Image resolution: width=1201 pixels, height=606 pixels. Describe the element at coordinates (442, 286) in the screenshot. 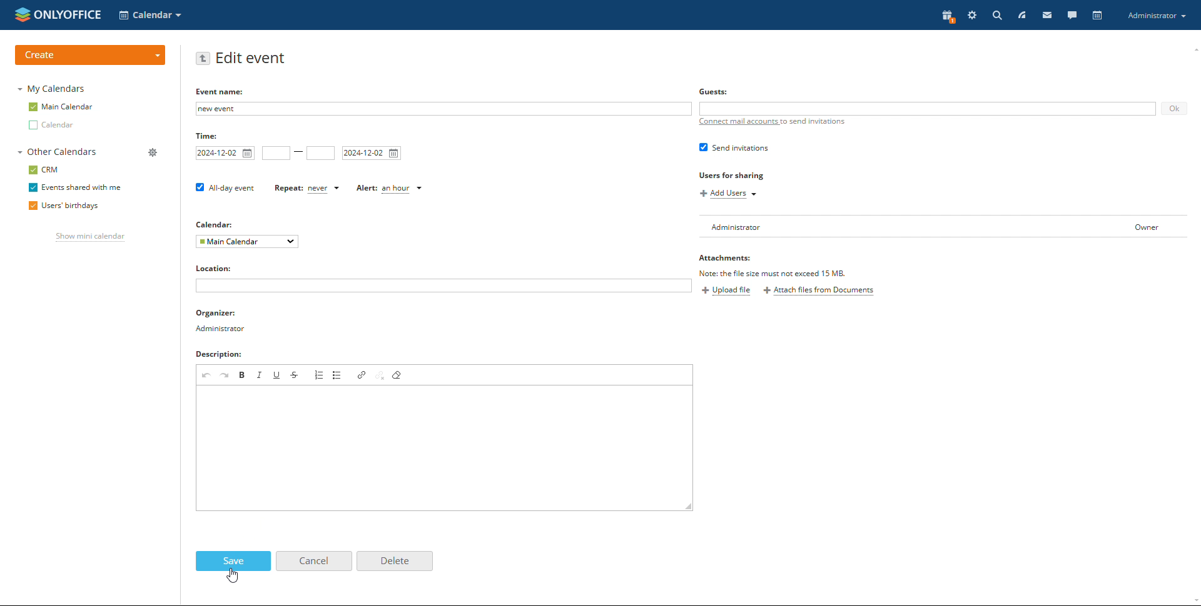

I see `add location` at that location.